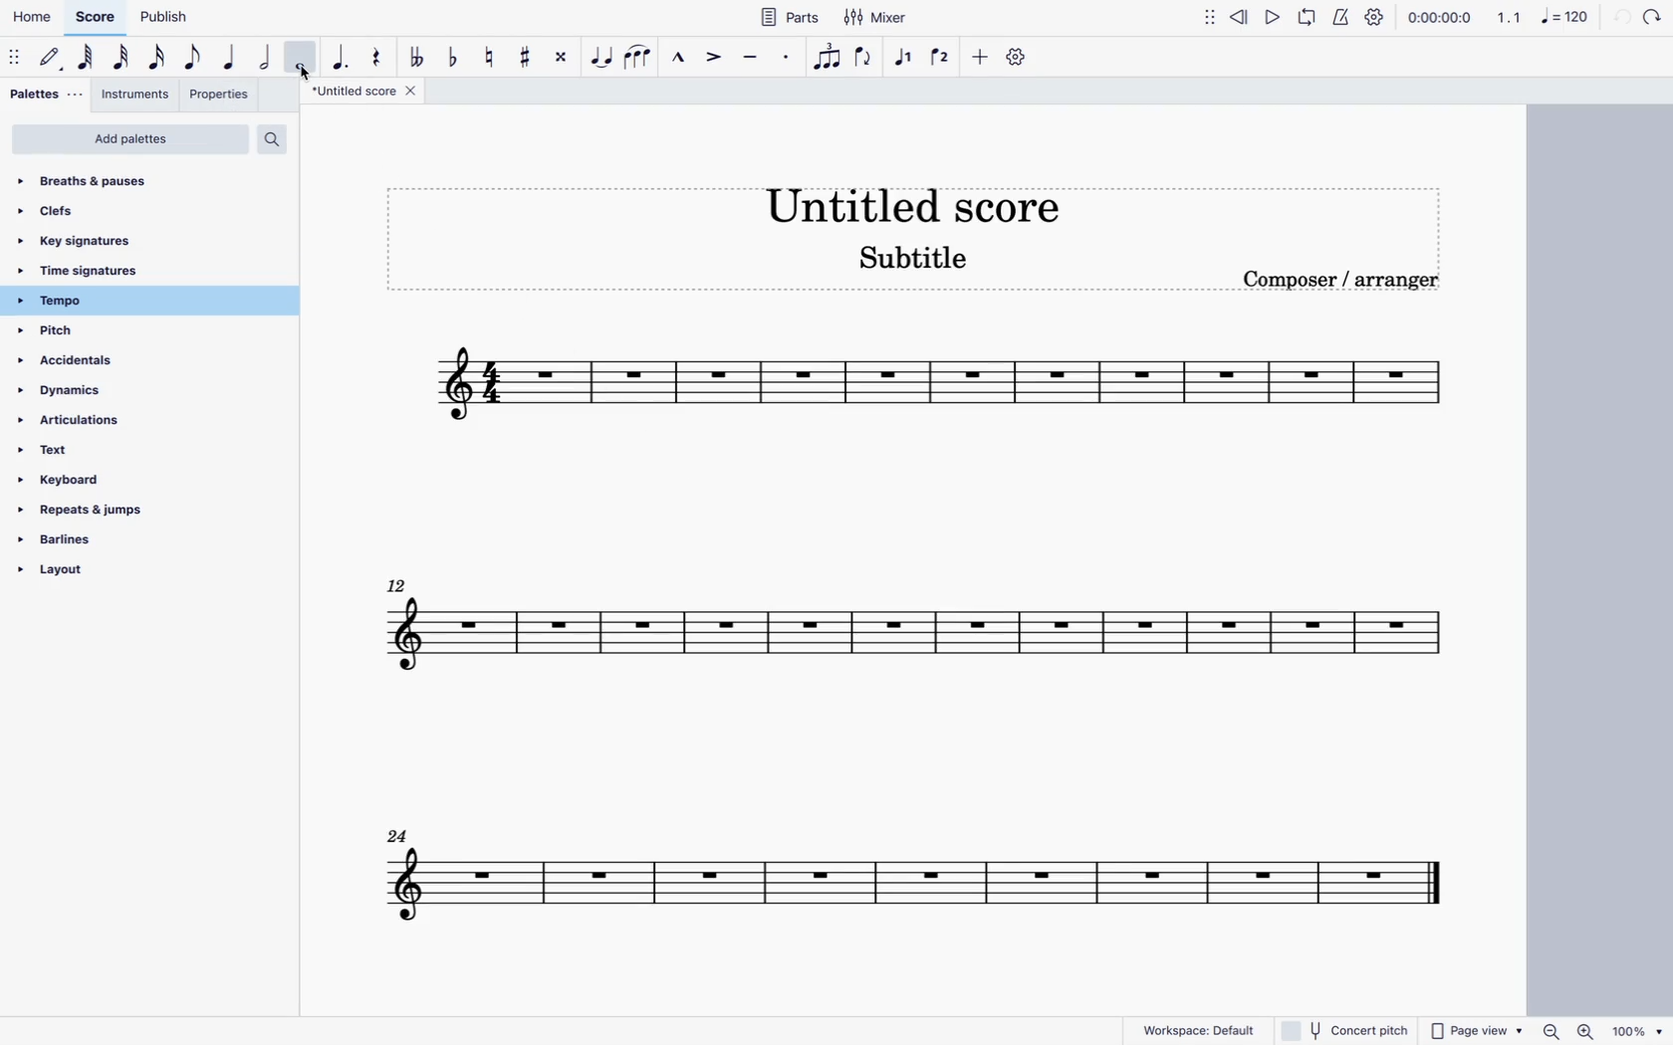 Image resolution: width=1673 pixels, height=1045 pixels. What do you see at coordinates (903, 56) in the screenshot?
I see `voice 2` at bounding box center [903, 56].